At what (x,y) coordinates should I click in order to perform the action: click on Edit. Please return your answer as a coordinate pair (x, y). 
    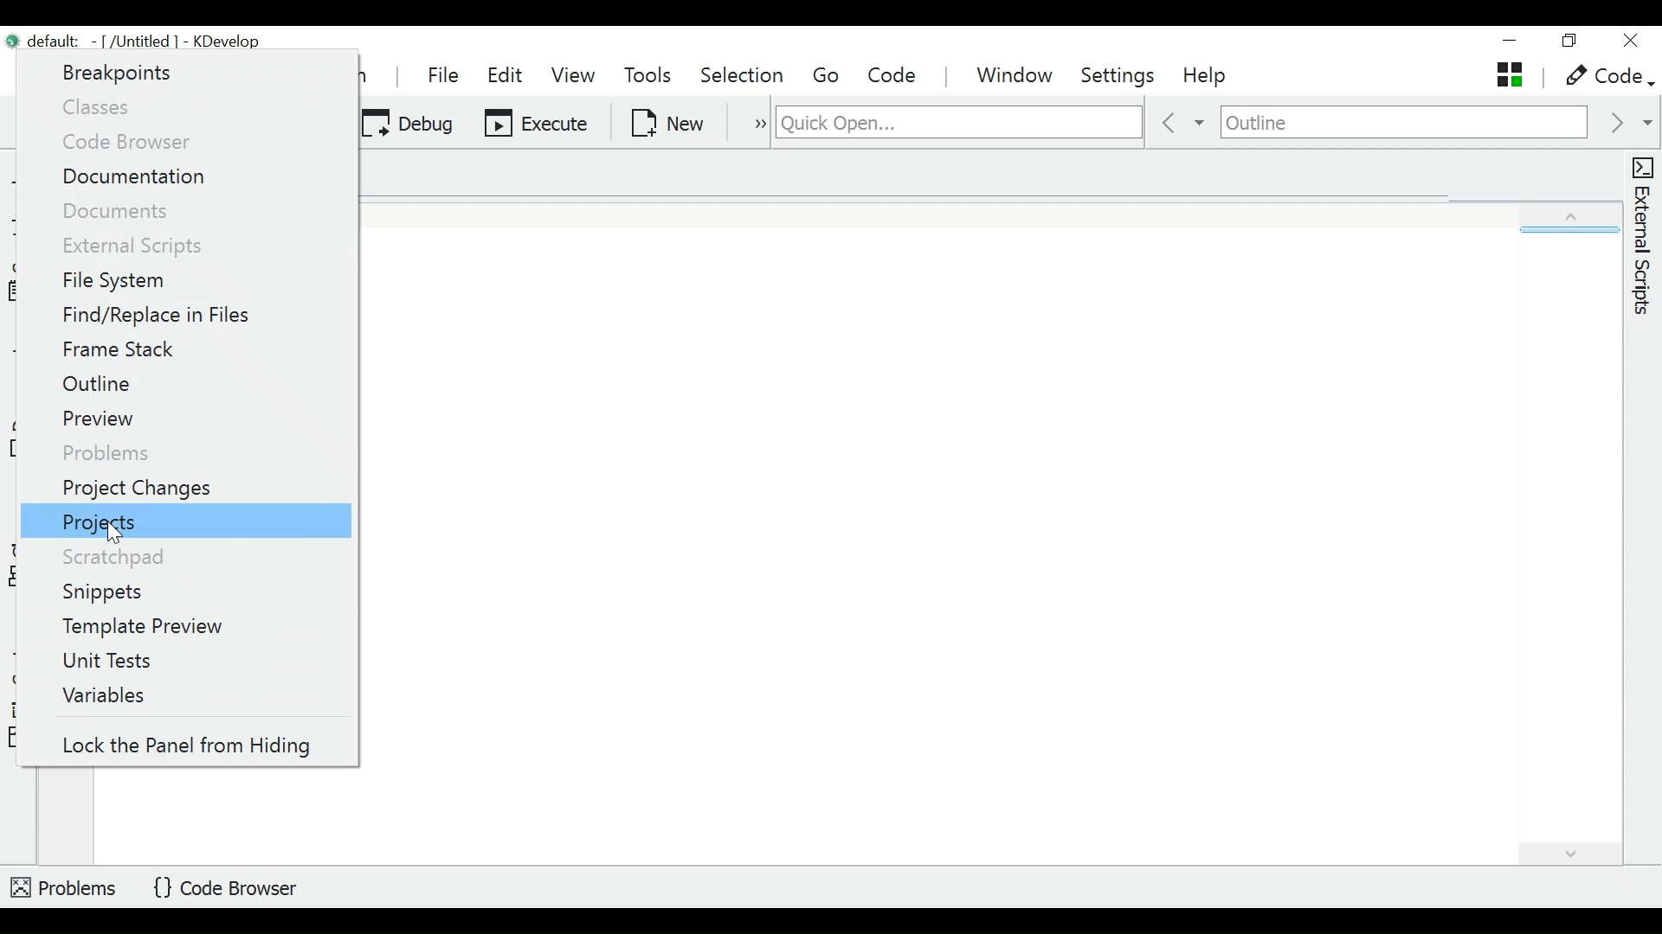
    Looking at the image, I should click on (505, 74).